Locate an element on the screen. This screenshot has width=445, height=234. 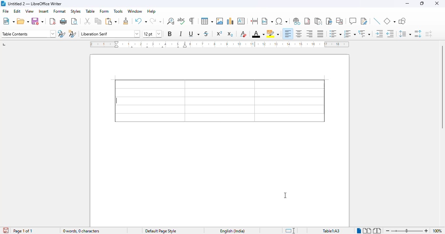
tools is located at coordinates (118, 11).